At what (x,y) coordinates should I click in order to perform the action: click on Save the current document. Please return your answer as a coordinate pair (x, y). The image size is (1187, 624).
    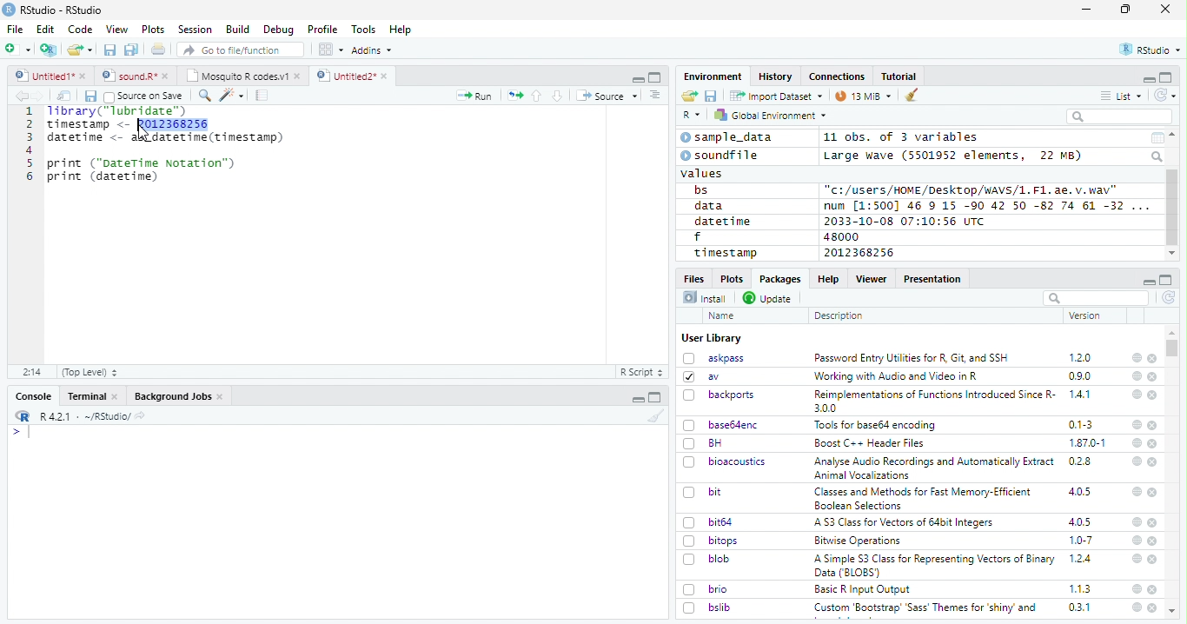
    Looking at the image, I should click on (110, 50).